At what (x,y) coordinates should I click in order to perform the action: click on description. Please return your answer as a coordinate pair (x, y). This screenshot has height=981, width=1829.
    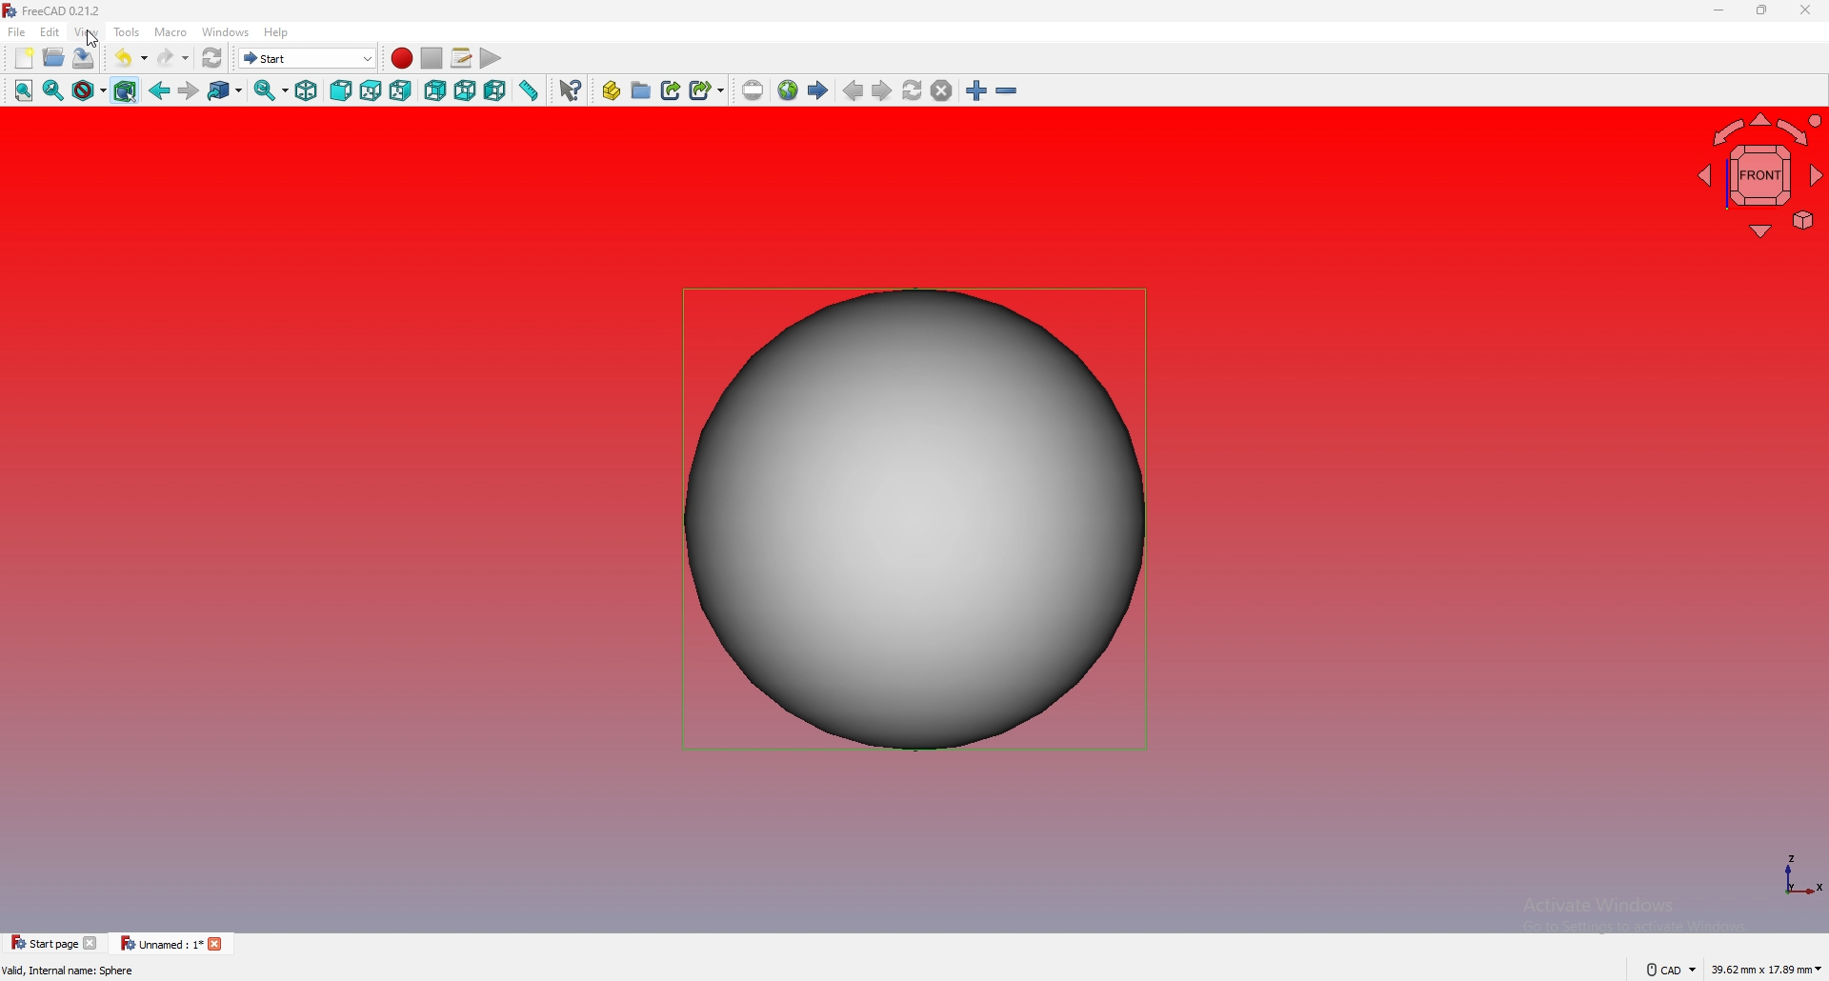
    Looking at the image, I should click on (70, 970).